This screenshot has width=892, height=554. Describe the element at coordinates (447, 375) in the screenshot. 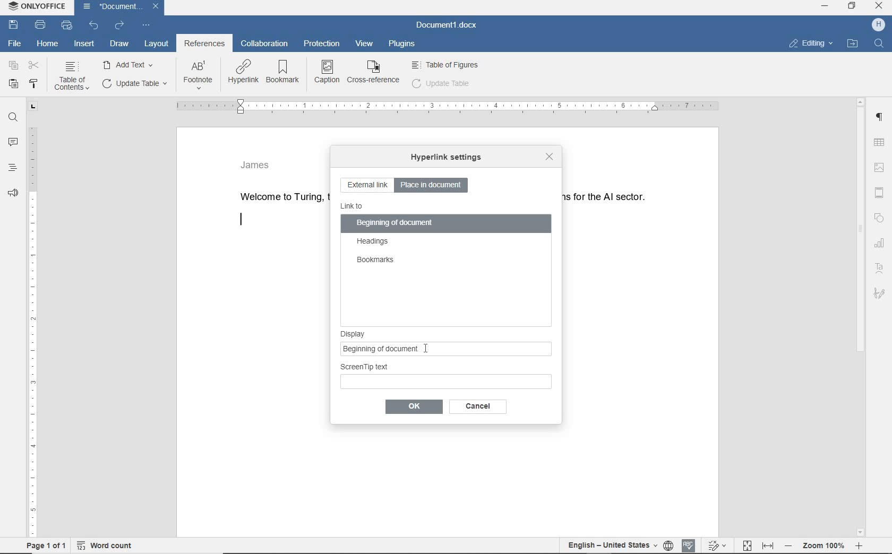

I see `Screen Tip Text` at that location.